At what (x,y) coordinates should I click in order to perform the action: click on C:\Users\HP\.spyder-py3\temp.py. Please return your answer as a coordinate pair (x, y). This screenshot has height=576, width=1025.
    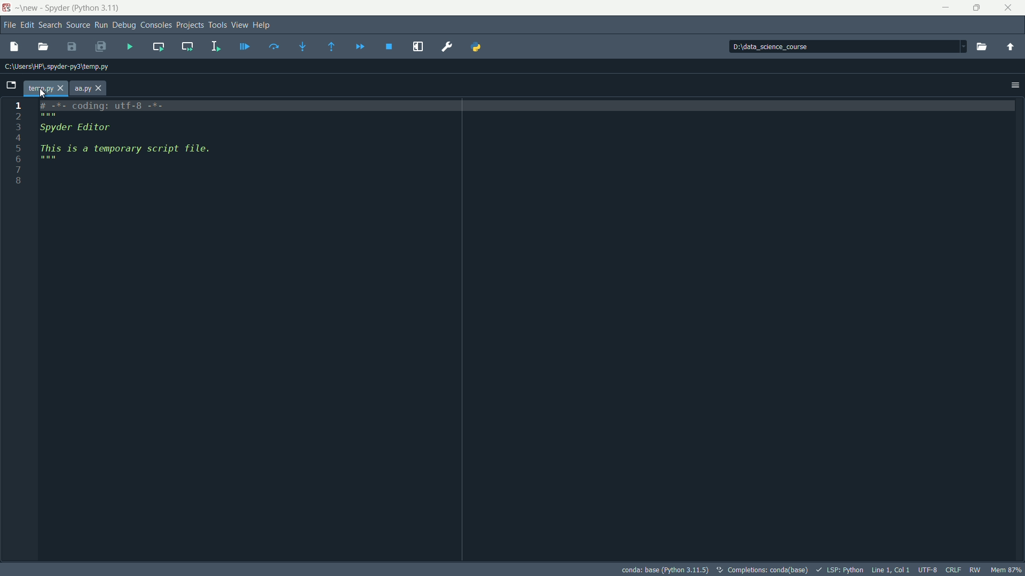
    Looking at the image, I should click on (57, 66).